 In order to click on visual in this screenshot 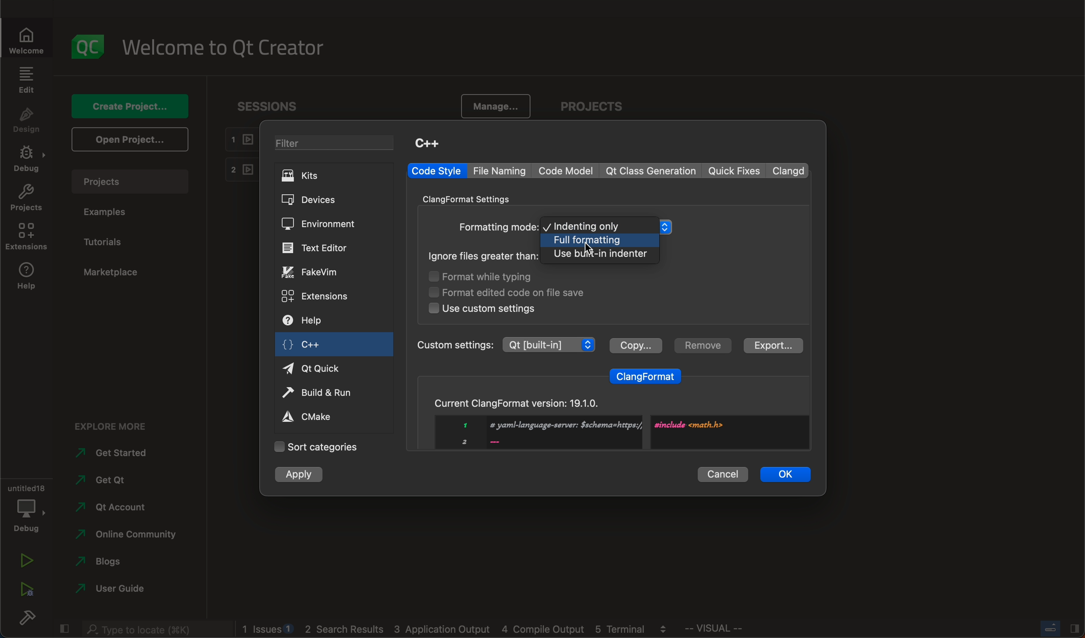, I will do `click(736, 630)`.